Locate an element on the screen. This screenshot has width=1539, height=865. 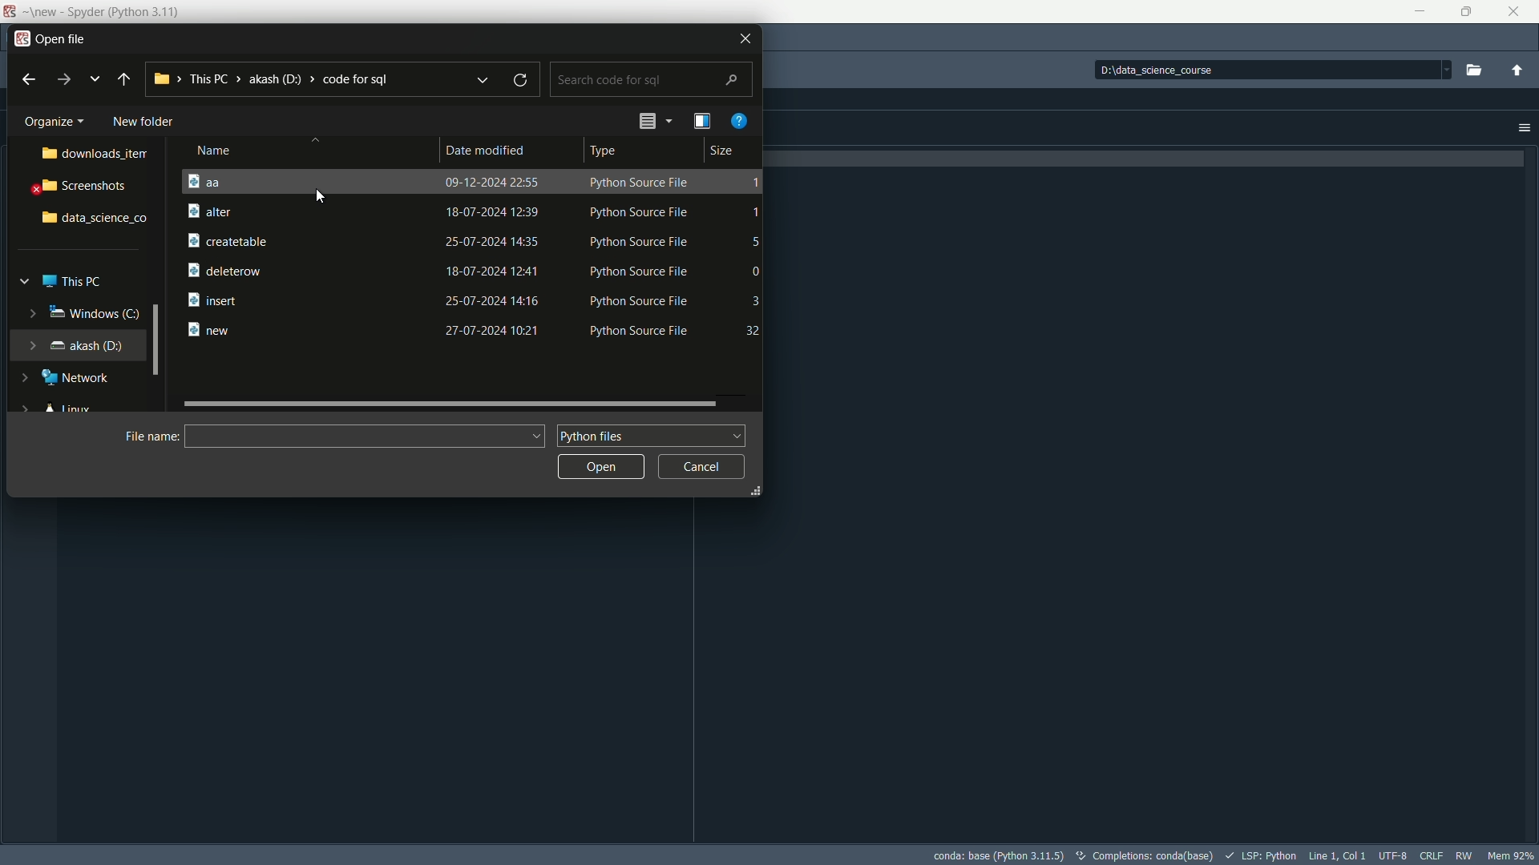
open is located at coordinates (603, 465).